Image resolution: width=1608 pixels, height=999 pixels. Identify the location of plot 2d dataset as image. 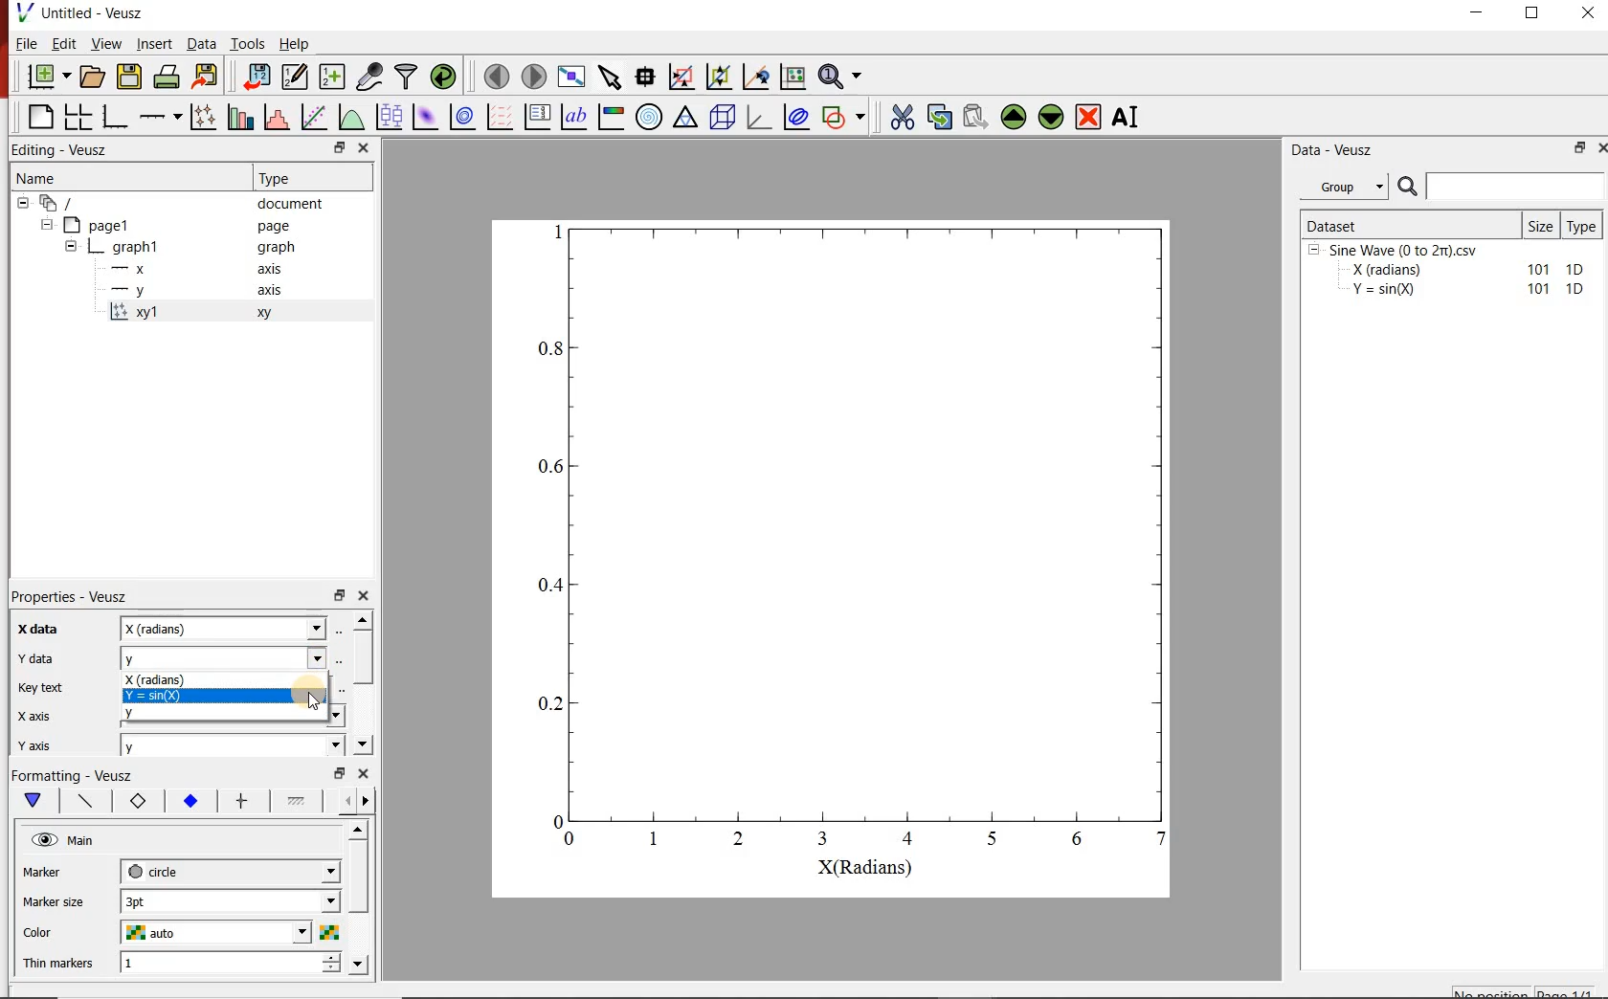
(426, 117).